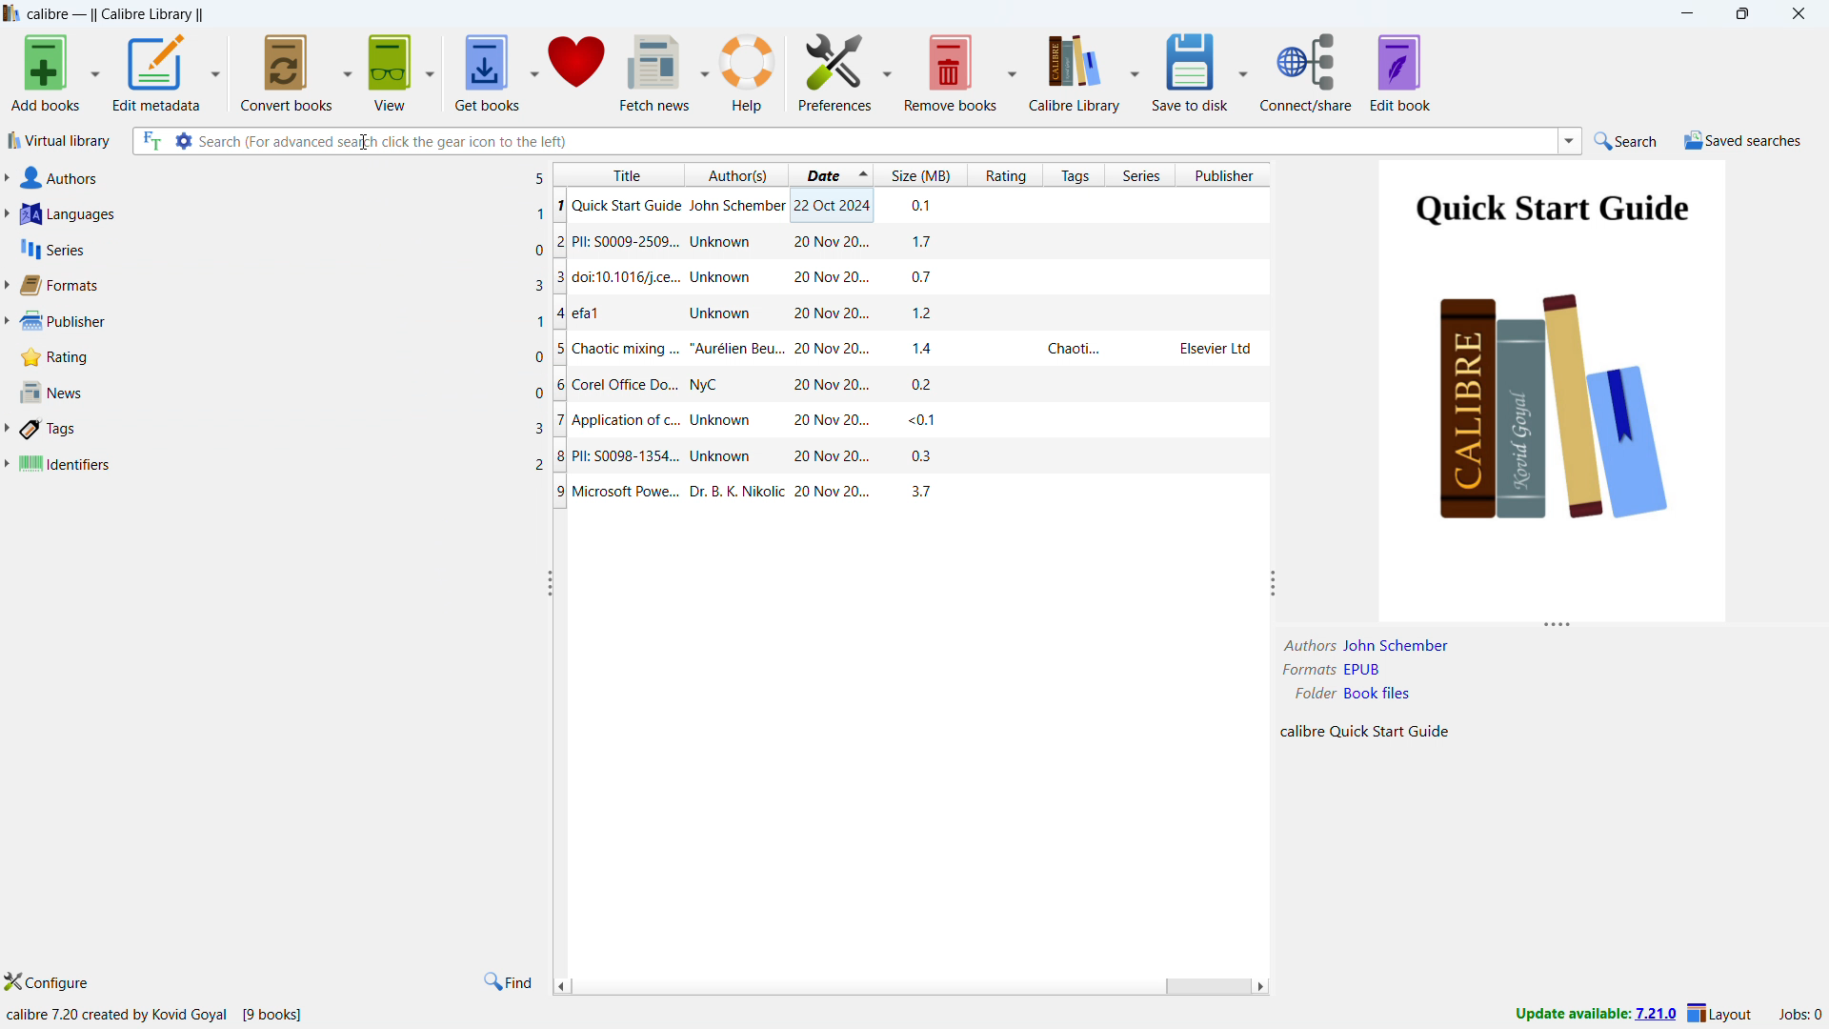 The image size is (1829, 1029). I want to click on update, so click(1594, 1016).